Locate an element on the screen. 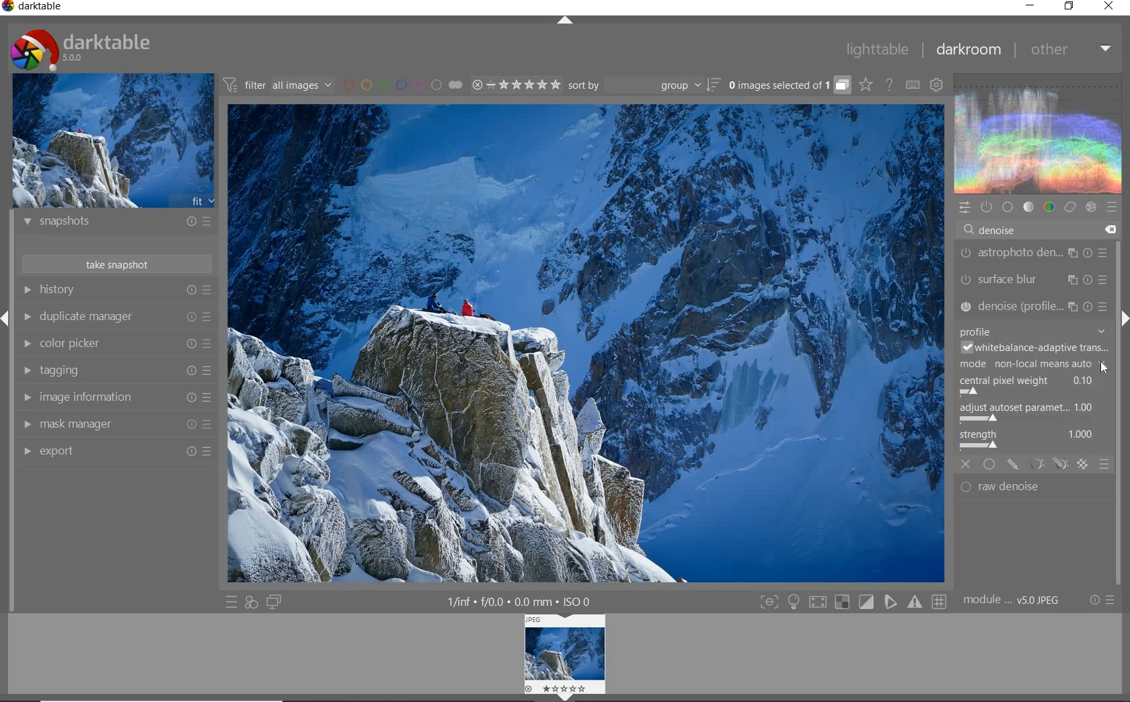 Image resolution: width=1130 pixels, height=702 pixels. tagging is located at coordinates (116, 371).